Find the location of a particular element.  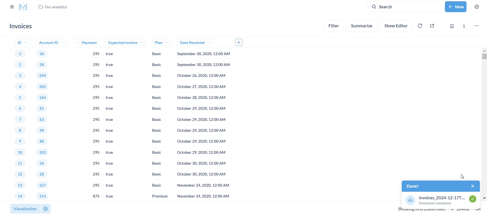

Basic is located at coordinates (153, 142).